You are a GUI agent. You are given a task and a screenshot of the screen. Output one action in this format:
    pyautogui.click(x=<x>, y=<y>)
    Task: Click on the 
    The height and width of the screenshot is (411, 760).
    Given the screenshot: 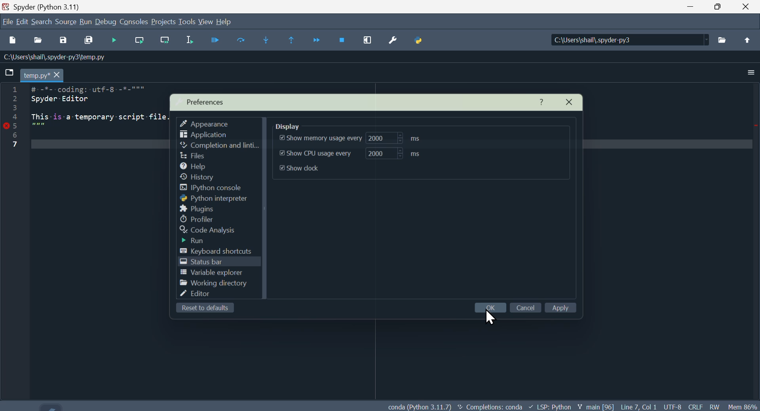 What is the action you would take?
    pyautogui.click(x=23, y=22)
    